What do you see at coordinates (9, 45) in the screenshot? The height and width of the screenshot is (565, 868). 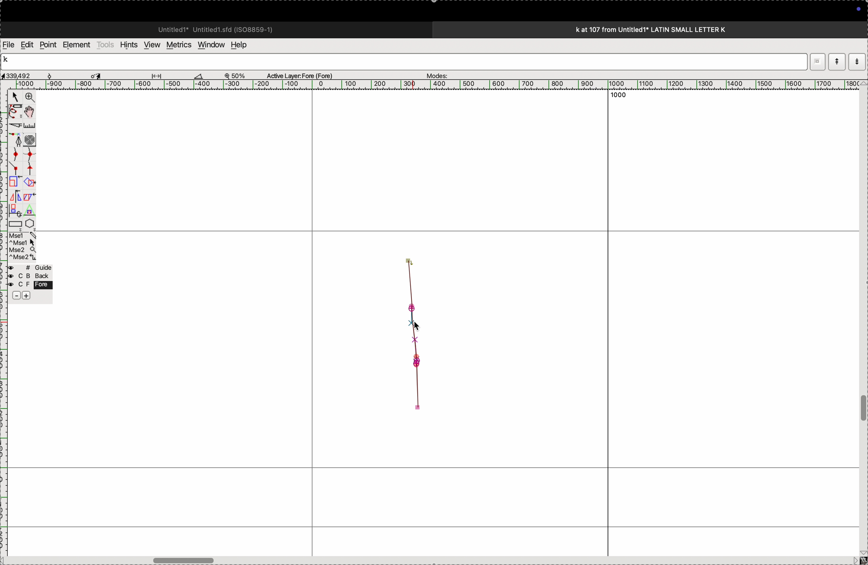 I see `file` at bounding box center [9, 45].